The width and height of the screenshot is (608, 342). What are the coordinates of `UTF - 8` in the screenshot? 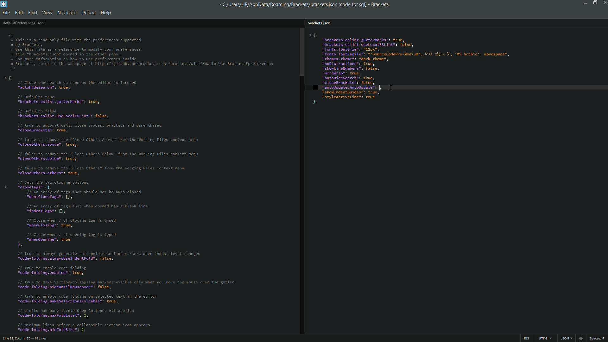 It's located at (543, 338).